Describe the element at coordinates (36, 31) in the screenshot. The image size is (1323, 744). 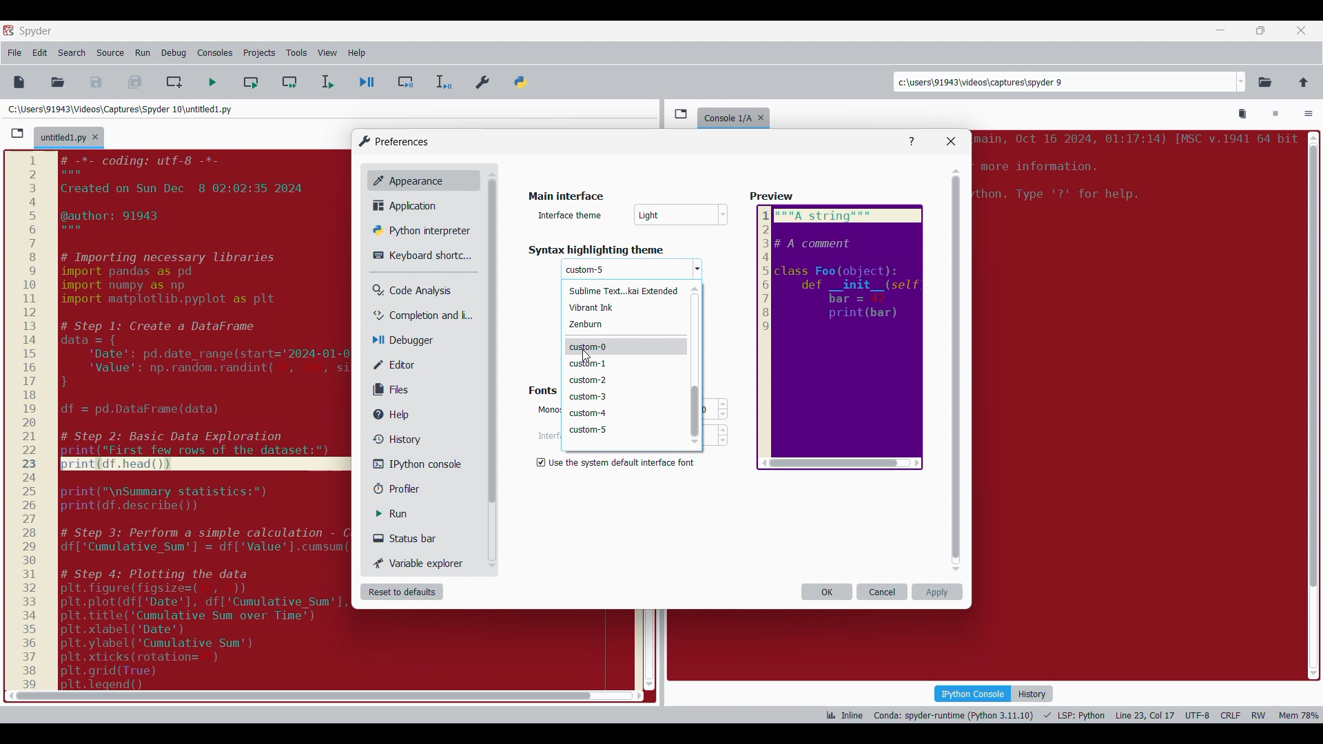
I see `Software name` at that location.